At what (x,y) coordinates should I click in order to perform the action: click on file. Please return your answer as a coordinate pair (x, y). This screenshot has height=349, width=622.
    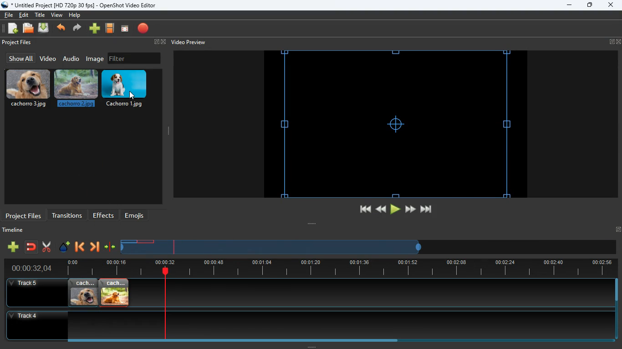
    Looking at the image, I should click on (9, 14).